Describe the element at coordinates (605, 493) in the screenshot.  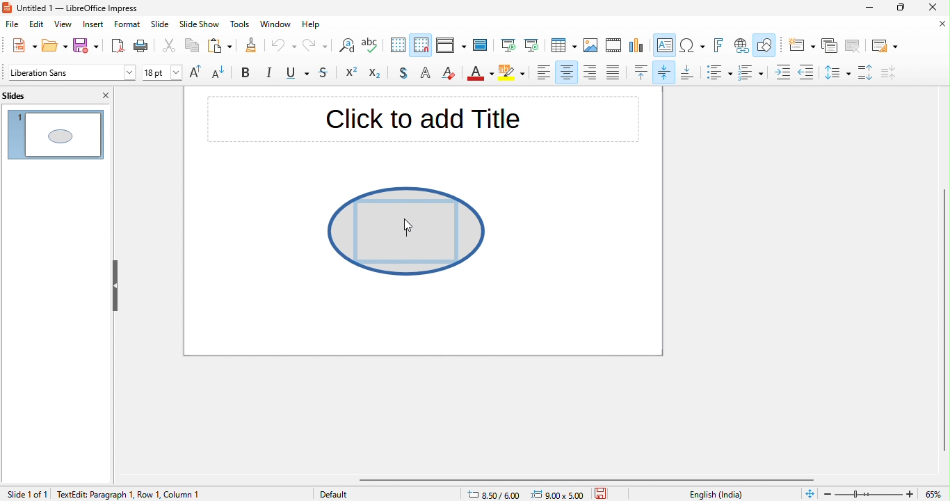
I see `save the document` at that location.